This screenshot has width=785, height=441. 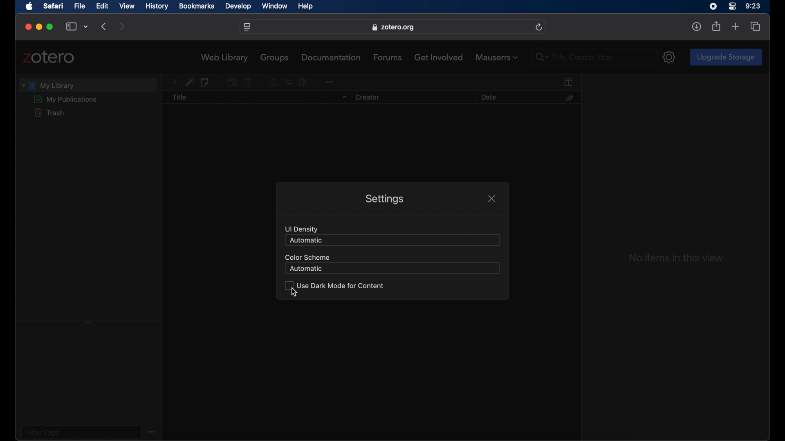 What do you see at coordinates (123, 27) in the screenshot?
I see `next` at bounding box center [123, 27].